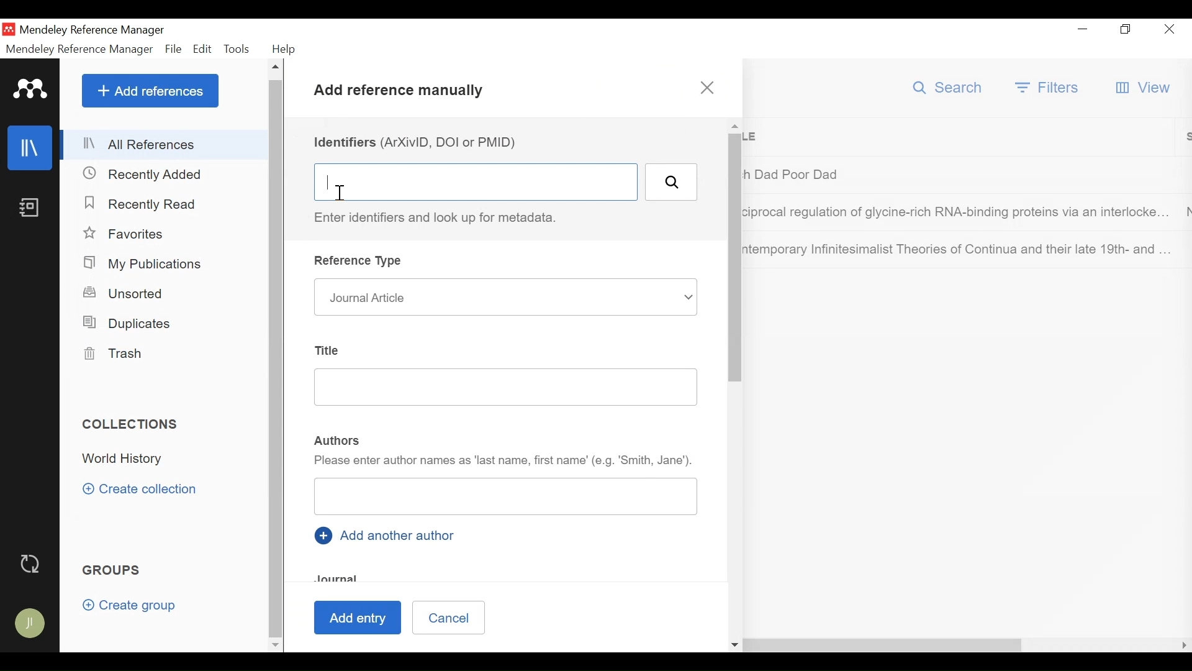 The width and height of the screenshot is (1192, 671). What do you see at coordinates (275, 644) in the screenshot?
I see `Scroll down` at bounding box center [275, 644].